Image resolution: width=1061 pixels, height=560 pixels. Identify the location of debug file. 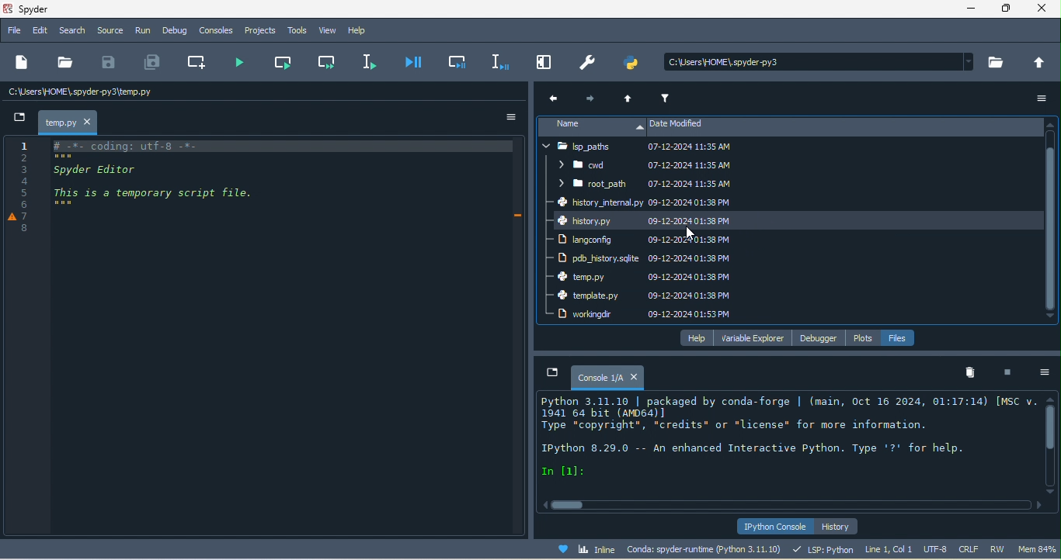
(412, 60).